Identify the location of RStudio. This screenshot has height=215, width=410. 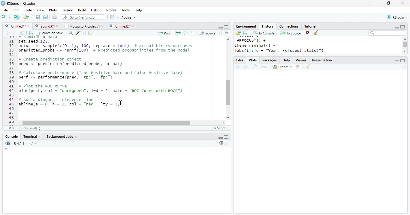
(398, 17).